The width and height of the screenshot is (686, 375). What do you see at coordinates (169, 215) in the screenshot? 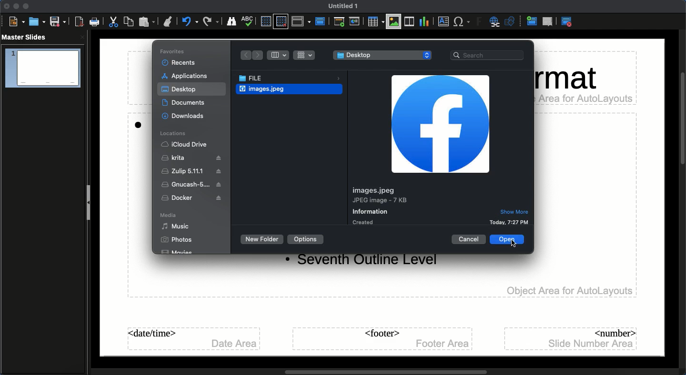
I see `Media` at bounding box center [169, 215].